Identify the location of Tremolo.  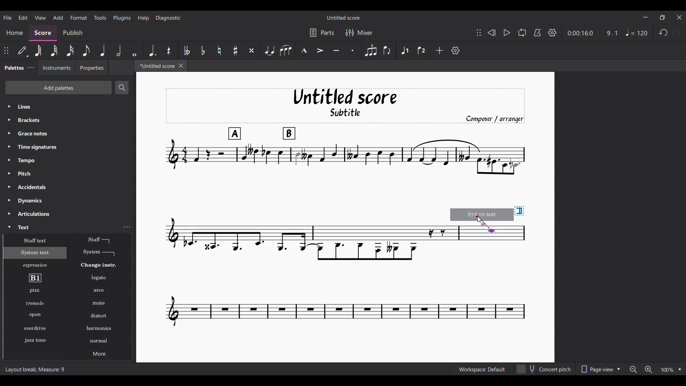
(35, 303).